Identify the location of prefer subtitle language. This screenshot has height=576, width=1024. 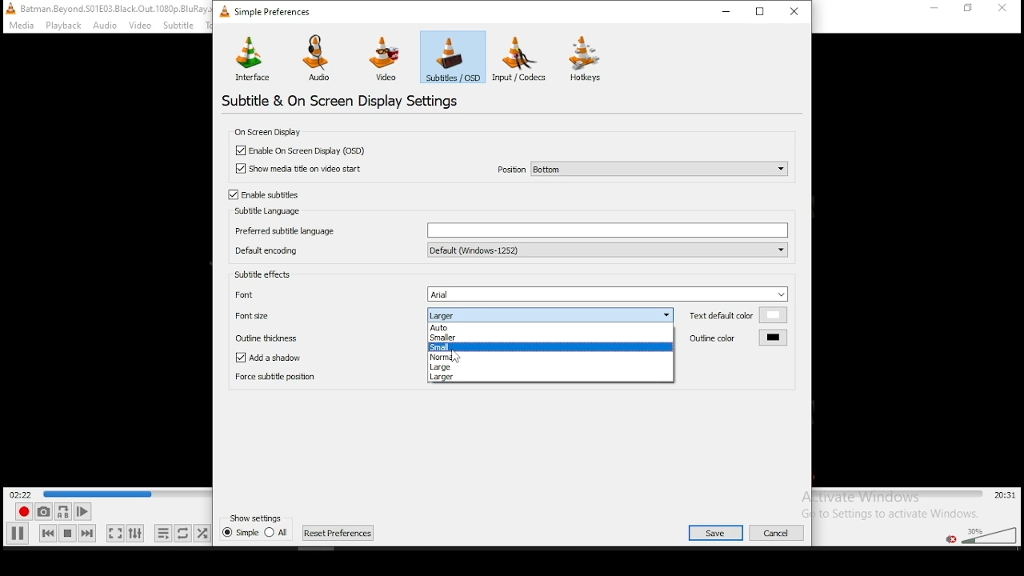
(510, 229).